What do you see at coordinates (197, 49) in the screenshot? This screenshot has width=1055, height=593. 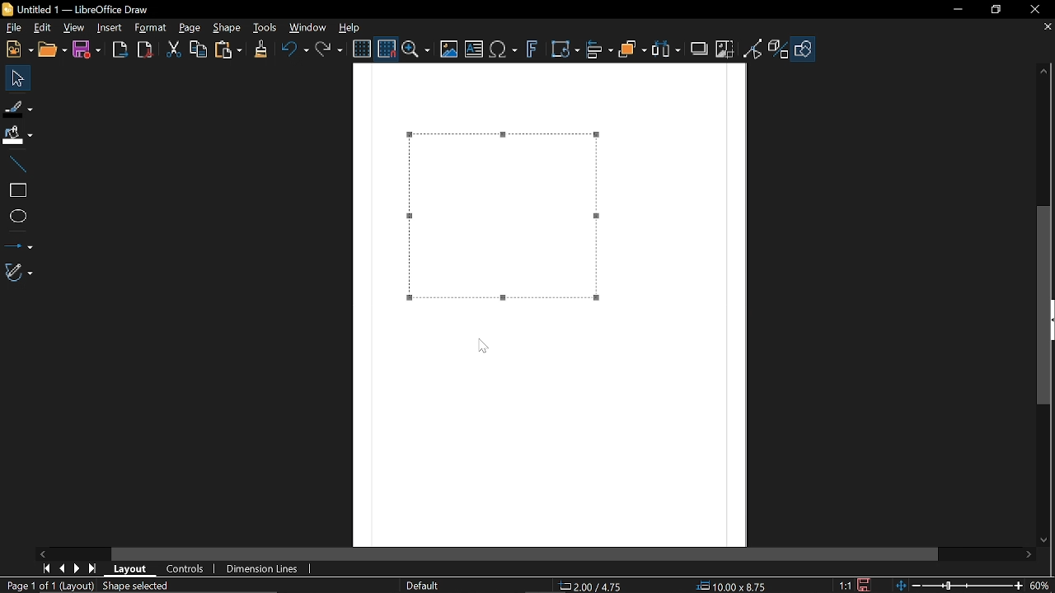 I see `Copy` at bounding box center [197, 49].